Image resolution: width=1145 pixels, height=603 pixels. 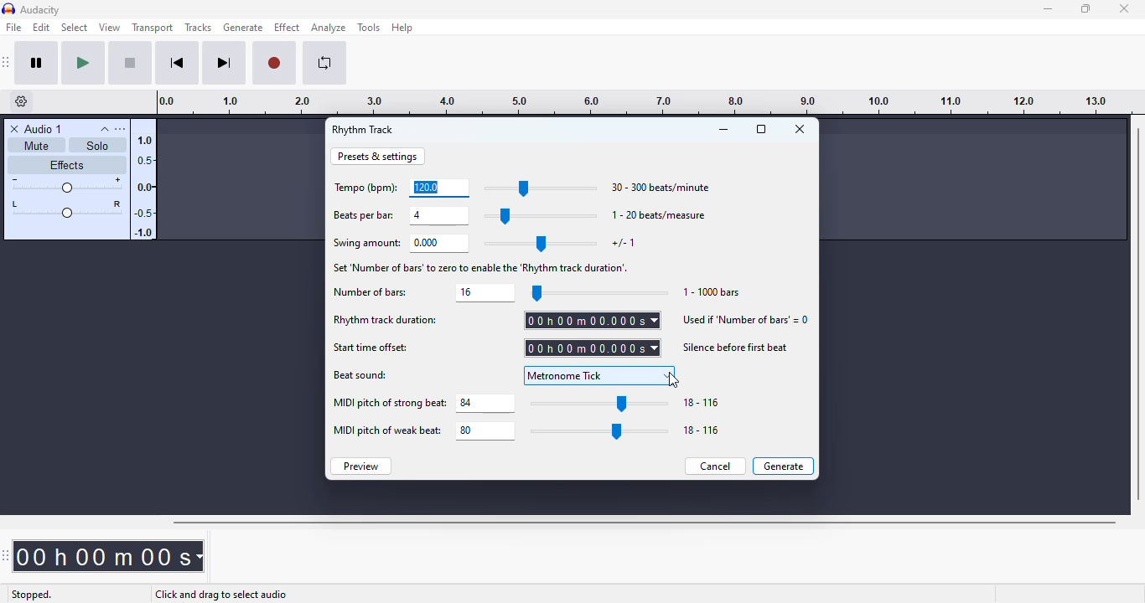 I want to click on generate, so click(x=244, y=27).